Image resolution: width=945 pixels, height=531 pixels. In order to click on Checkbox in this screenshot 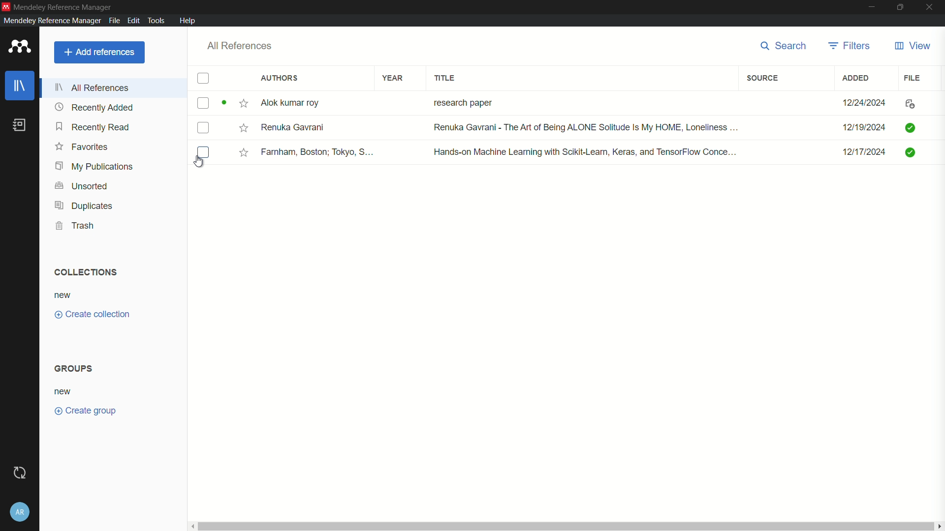, I will do `click(206, 129)`.